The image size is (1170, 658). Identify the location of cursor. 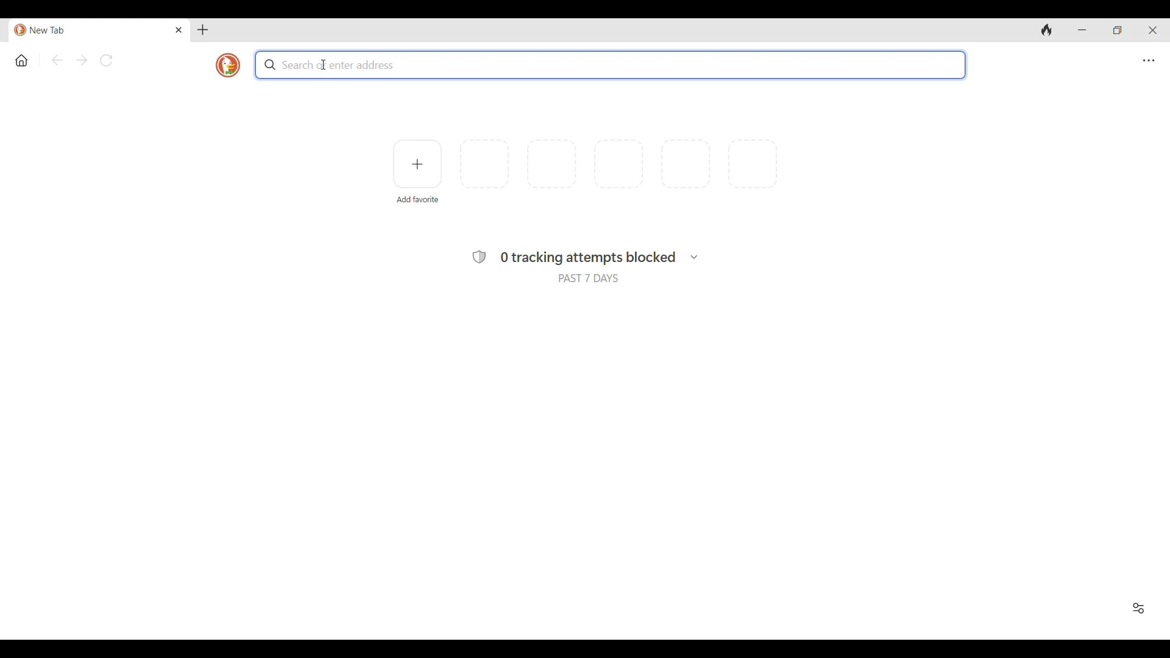
(324, 65).